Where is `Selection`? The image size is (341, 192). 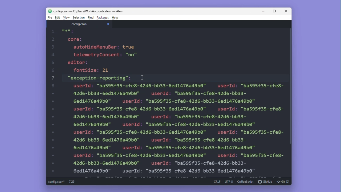
Selection is located at coordinates (79, 18).